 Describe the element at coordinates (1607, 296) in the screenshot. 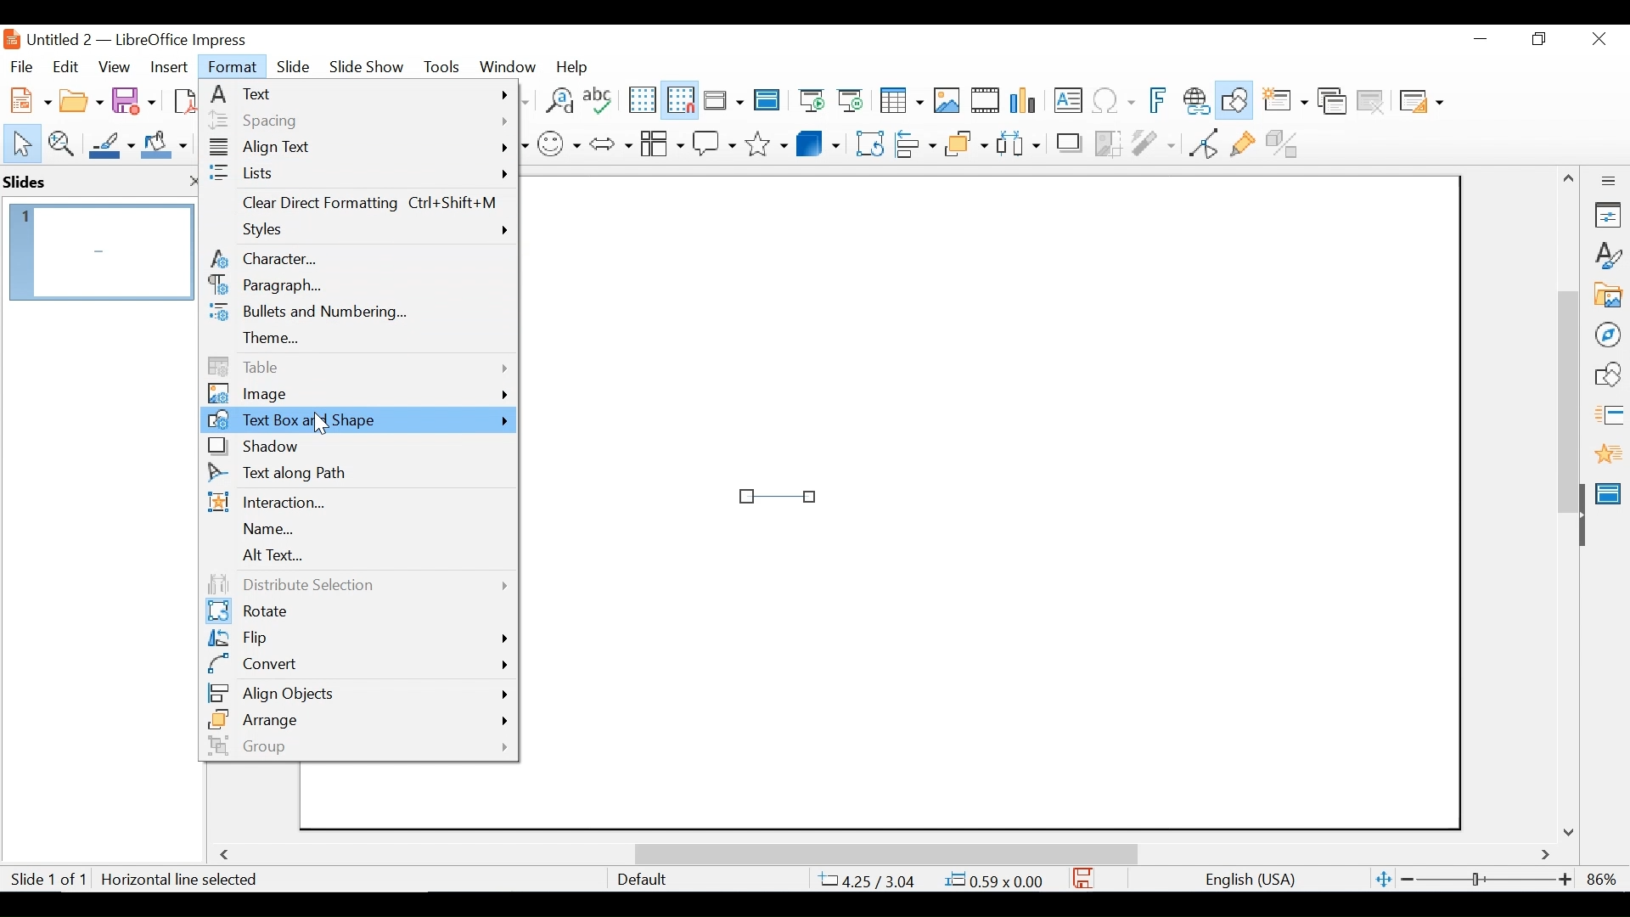

I see `Galler` at that location.